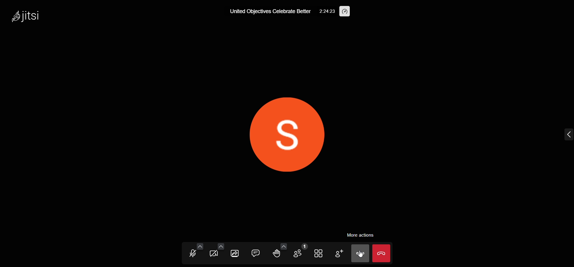  I want to click on share screen, so click(235, 254).